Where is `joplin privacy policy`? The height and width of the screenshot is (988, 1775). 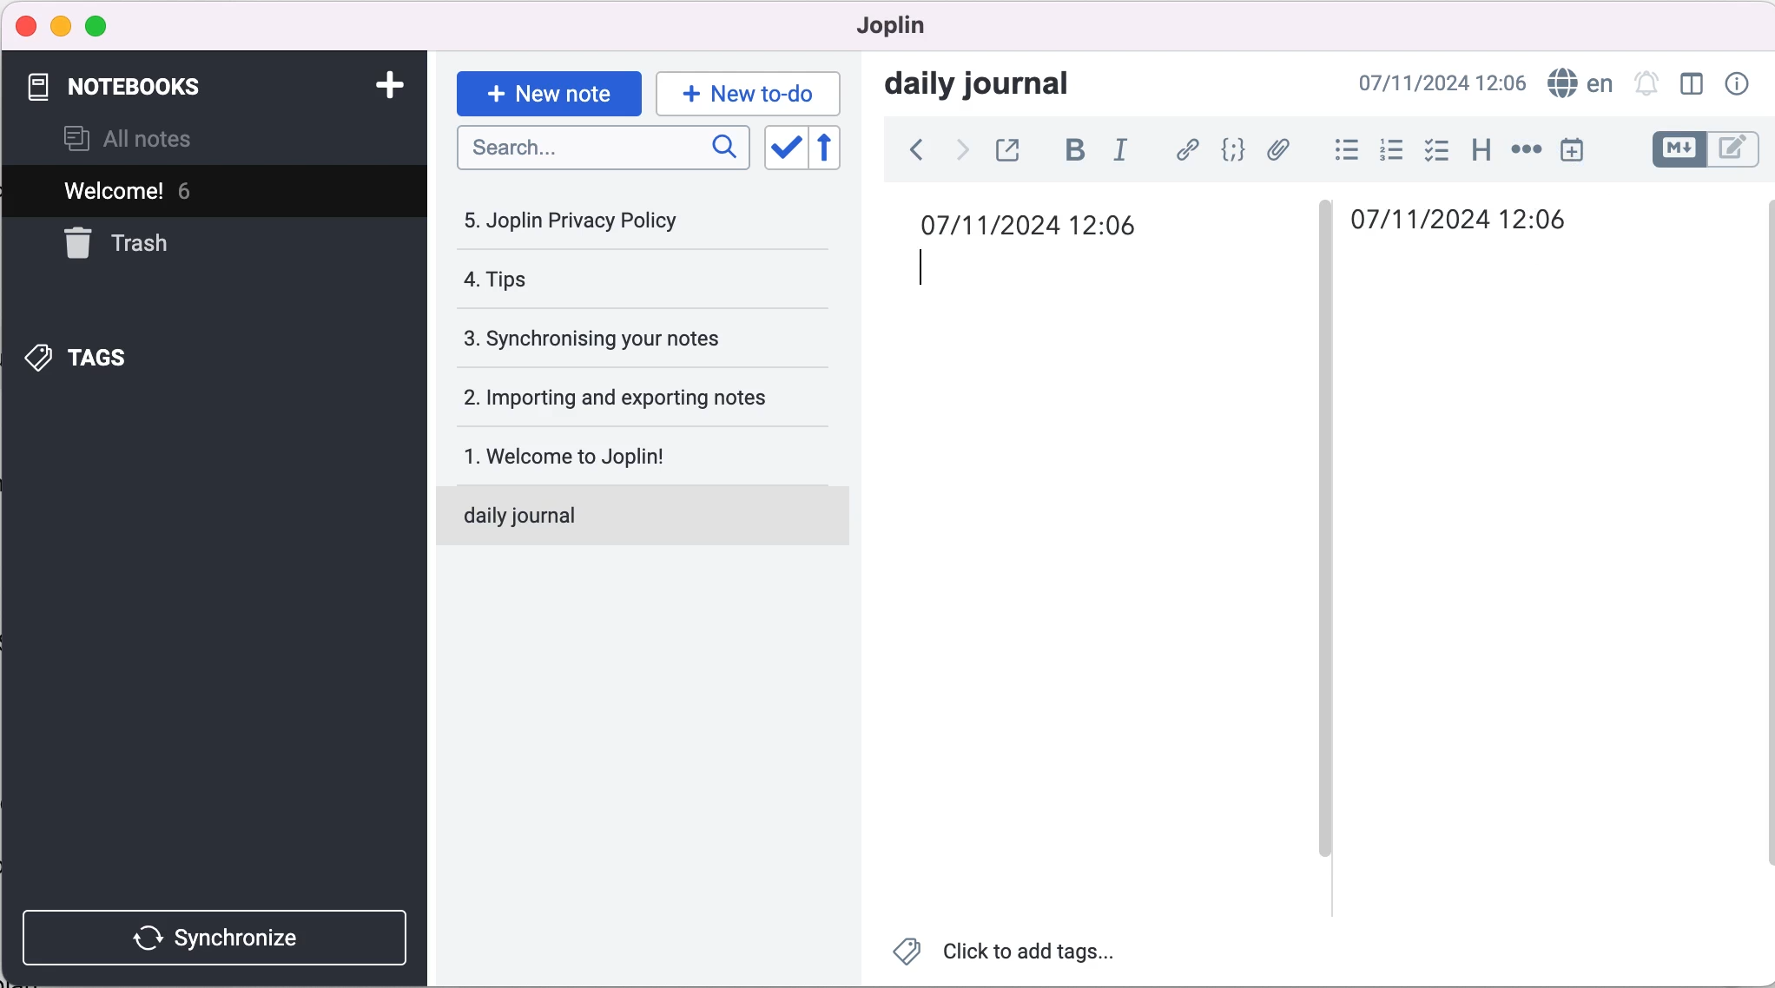 joplin privacy policy is located at coordinates (583, 220).